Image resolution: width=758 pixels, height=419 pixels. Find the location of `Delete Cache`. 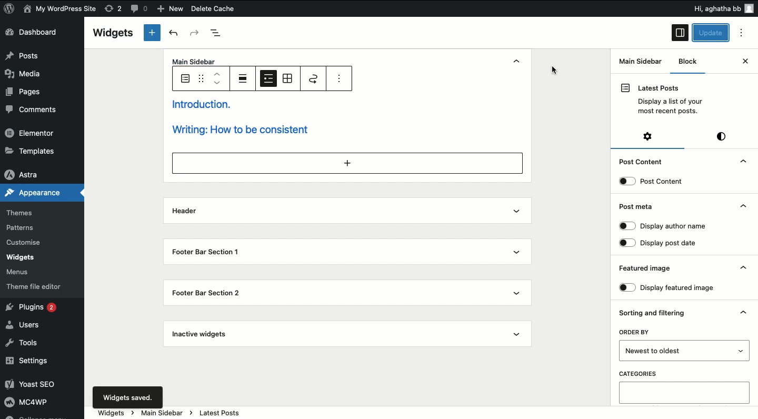

Delete Cache is located at coordinates (232, 7).